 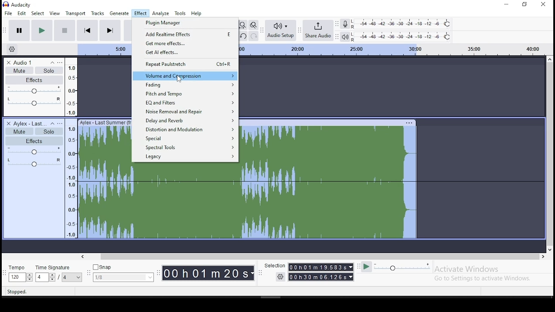 I want to click on skip to end, so click(x=110, y=30).